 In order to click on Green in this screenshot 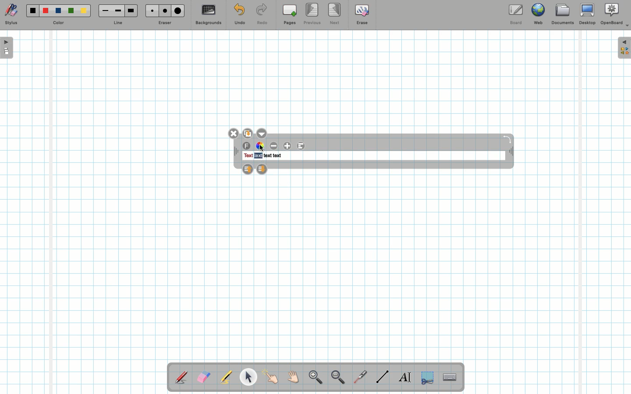, I will do `click(71, 11)`.